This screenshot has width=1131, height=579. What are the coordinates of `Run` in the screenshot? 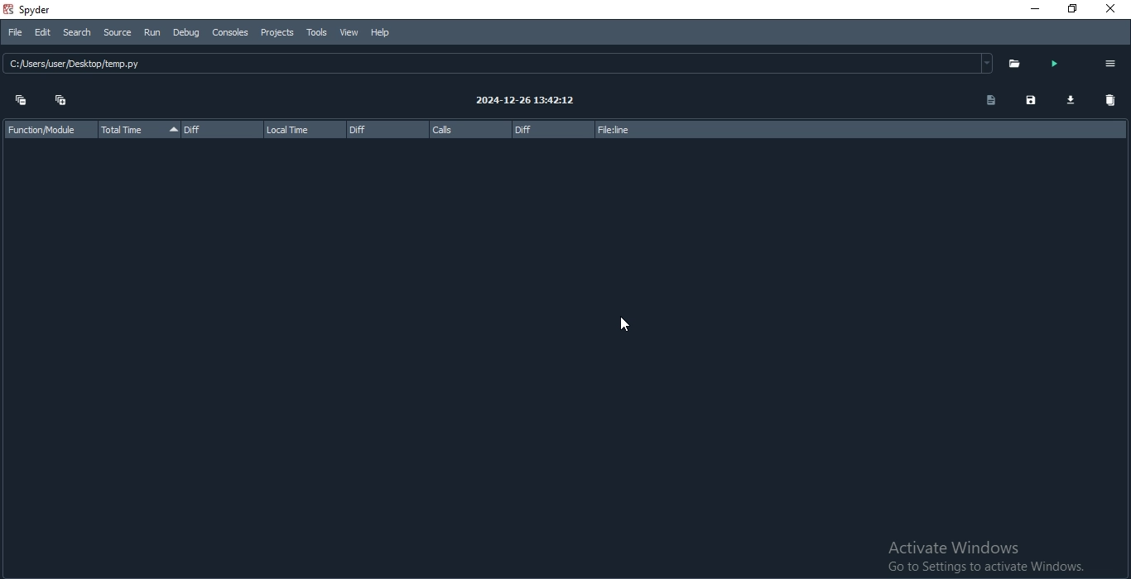 It's located at (154, 35).